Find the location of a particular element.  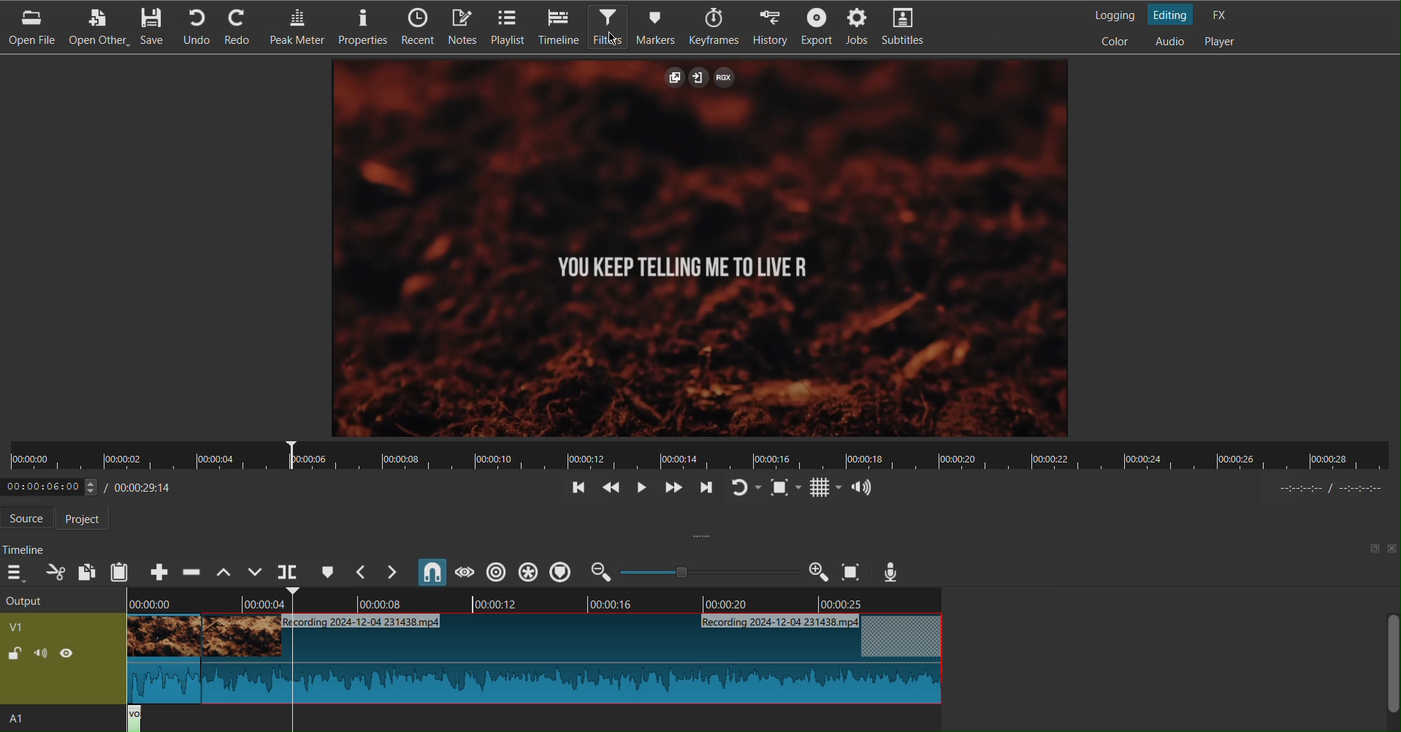

Clip View is located at coordinates (704, 248).